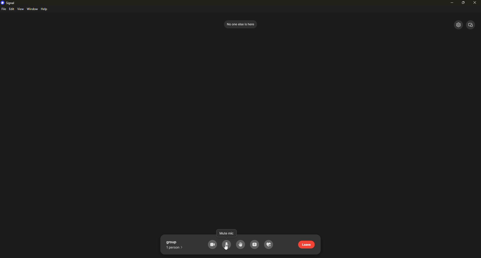  I want to click on raise had, so click(240, 244).